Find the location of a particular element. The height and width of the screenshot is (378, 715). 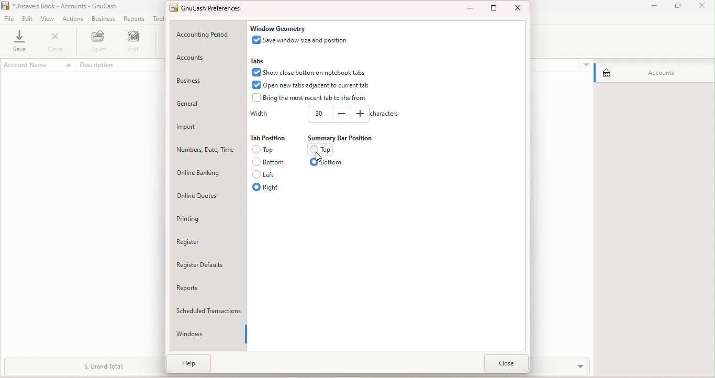

Left is located at coordinates (270, 174).